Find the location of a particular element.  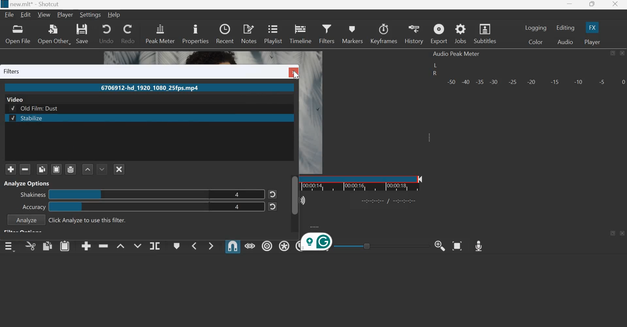

save a filter set is located at coordinates (71, 169).